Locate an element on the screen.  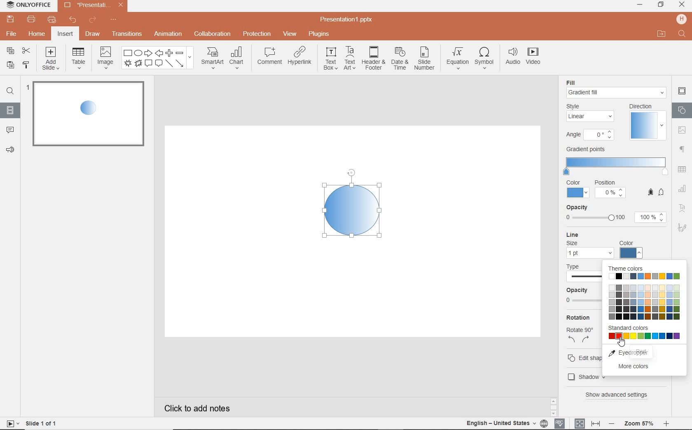
copy style is located at coordinates (26, 66).